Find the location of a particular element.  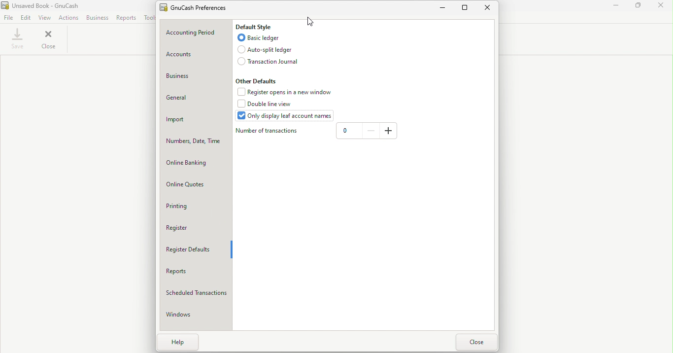

Close is located at coordinates (50, 40).